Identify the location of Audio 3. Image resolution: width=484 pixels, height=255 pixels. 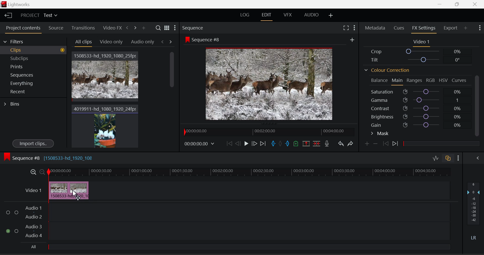
(34, 227).